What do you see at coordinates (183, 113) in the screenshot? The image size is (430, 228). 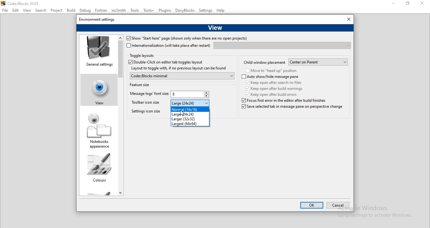 I see `cursor on Normal(16x 16)` at bounding box center [183, 113].